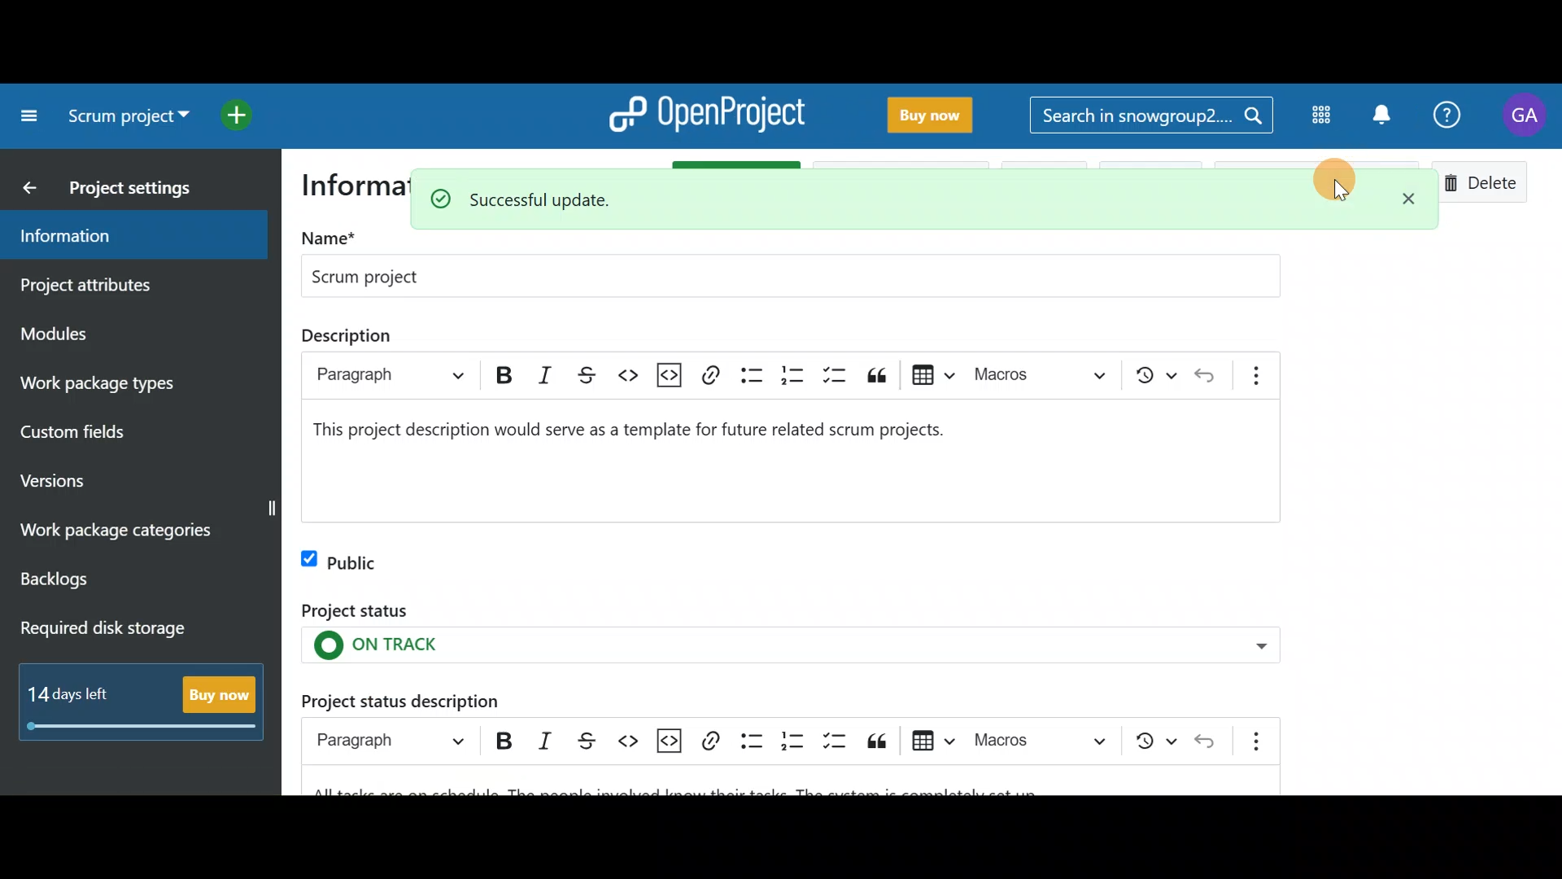  Describe the element at coordinates (504, 374) in the screenshot. I see `bold` at that location.